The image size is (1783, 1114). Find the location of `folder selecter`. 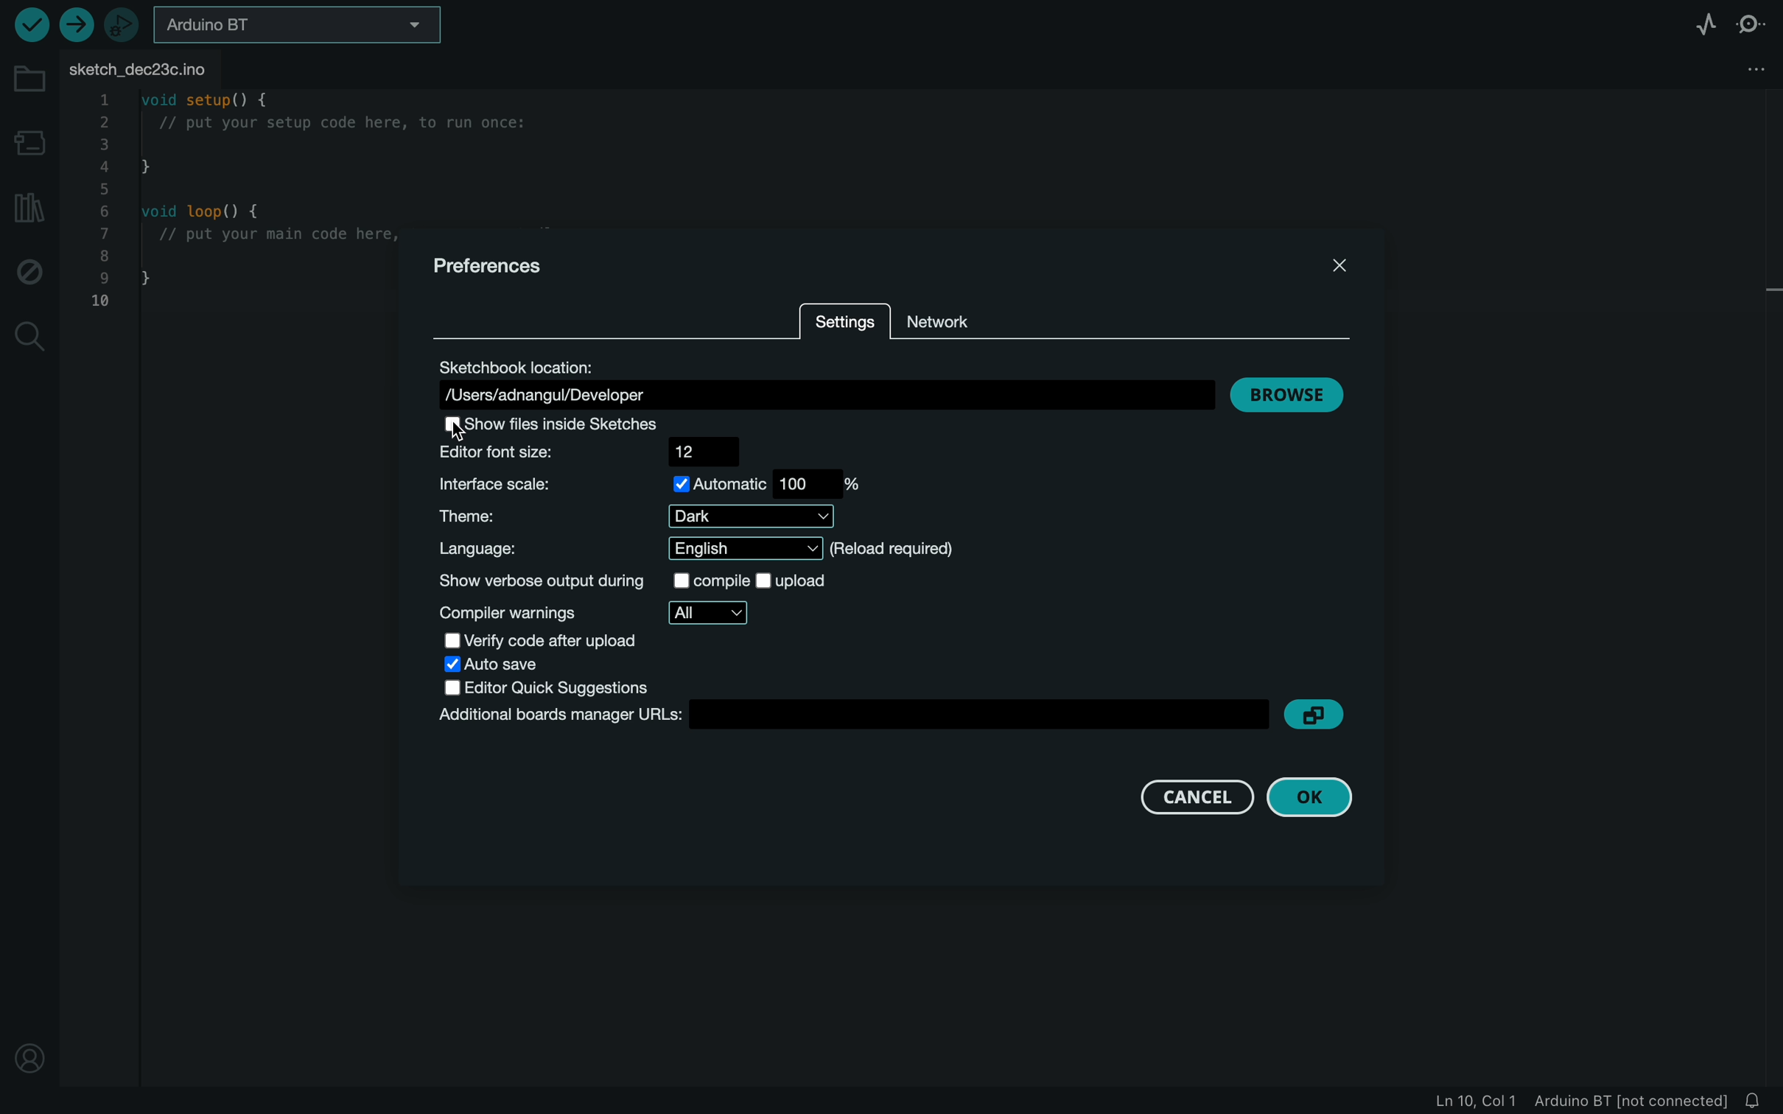

folder selecter is located at coordinates (300, 24).